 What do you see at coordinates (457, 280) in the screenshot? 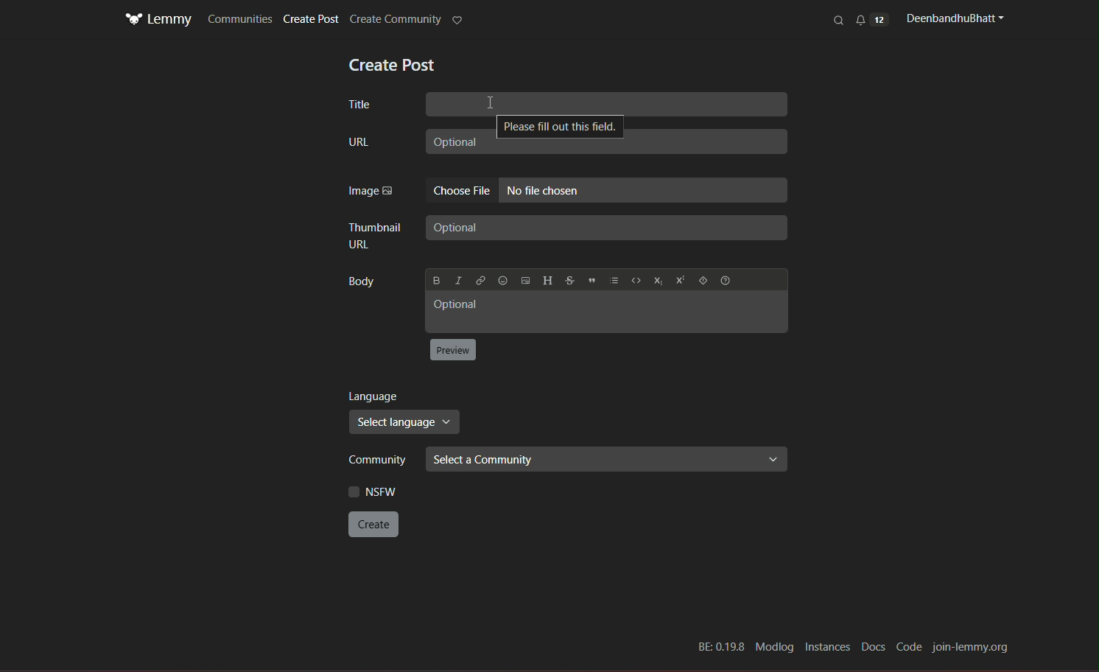
I see `Italic` at bounding box center [457, 280].